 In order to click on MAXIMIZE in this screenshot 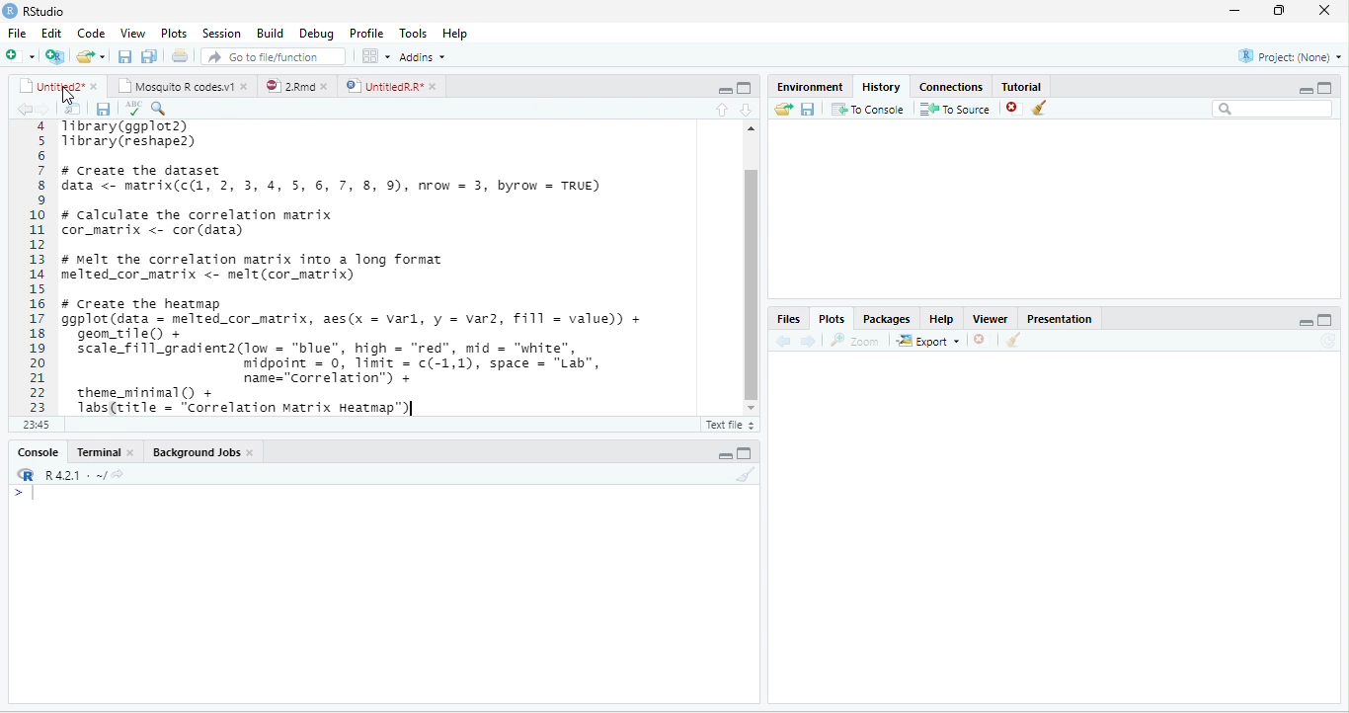, I will do `click(1332, 322)`.